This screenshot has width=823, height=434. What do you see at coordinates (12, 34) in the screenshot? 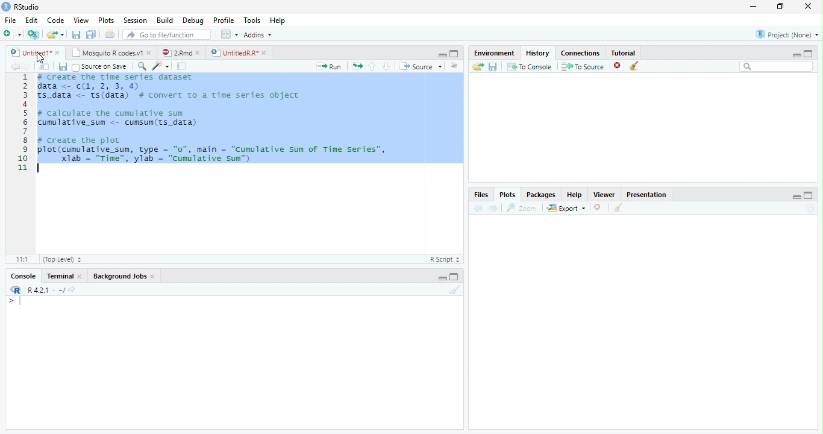
I see `New file` at bounding box center [12, 34].